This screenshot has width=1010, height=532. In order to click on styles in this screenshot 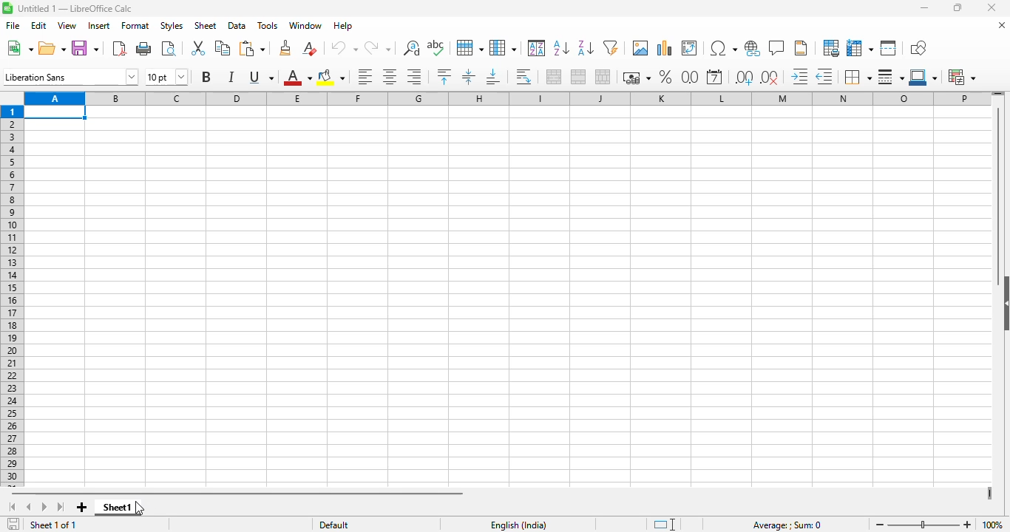, I will do `click(172, 25)`.